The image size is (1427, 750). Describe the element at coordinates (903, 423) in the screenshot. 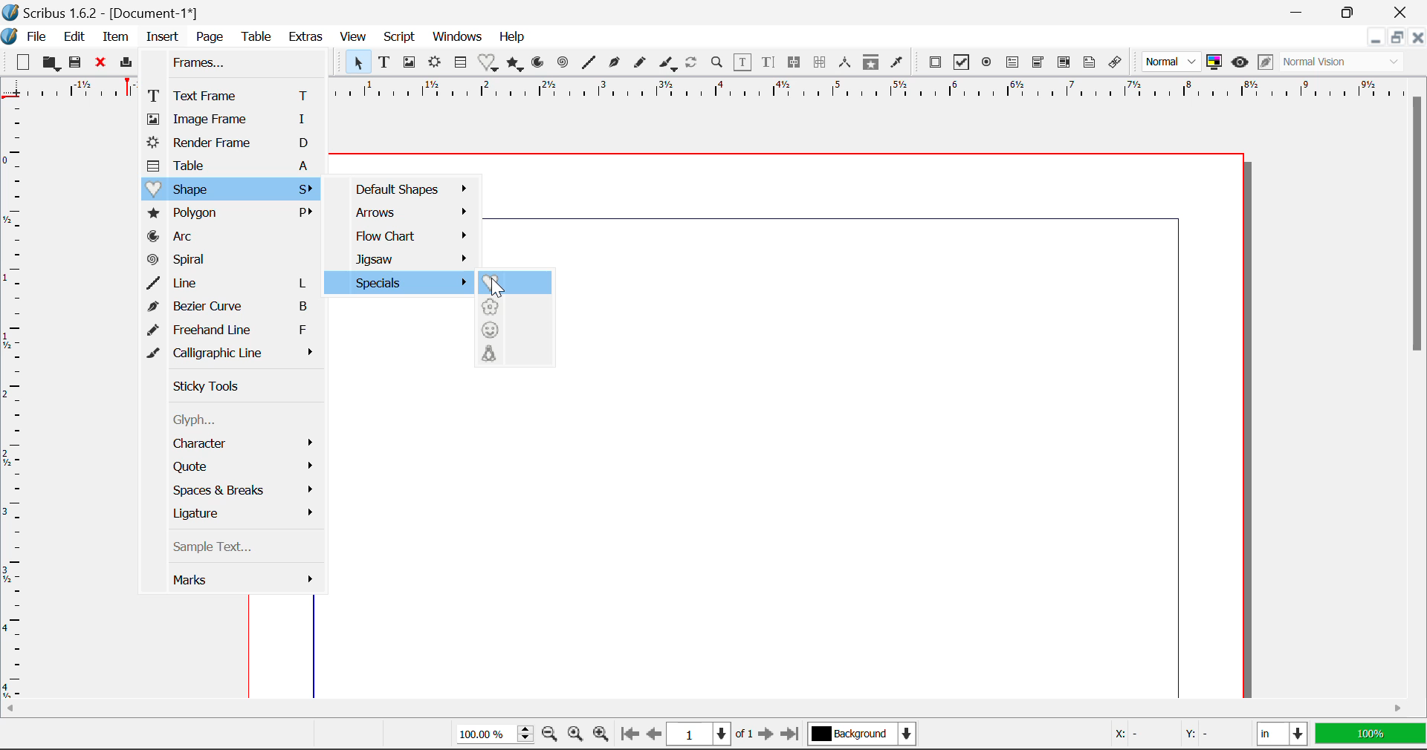

I see `canvas` at that location.